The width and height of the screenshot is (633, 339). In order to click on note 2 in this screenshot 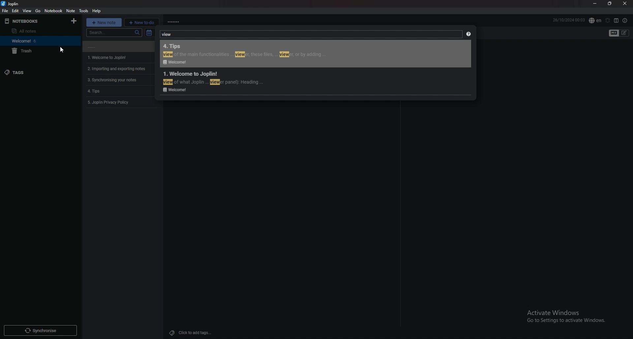, I will do `click(117, 57)`.